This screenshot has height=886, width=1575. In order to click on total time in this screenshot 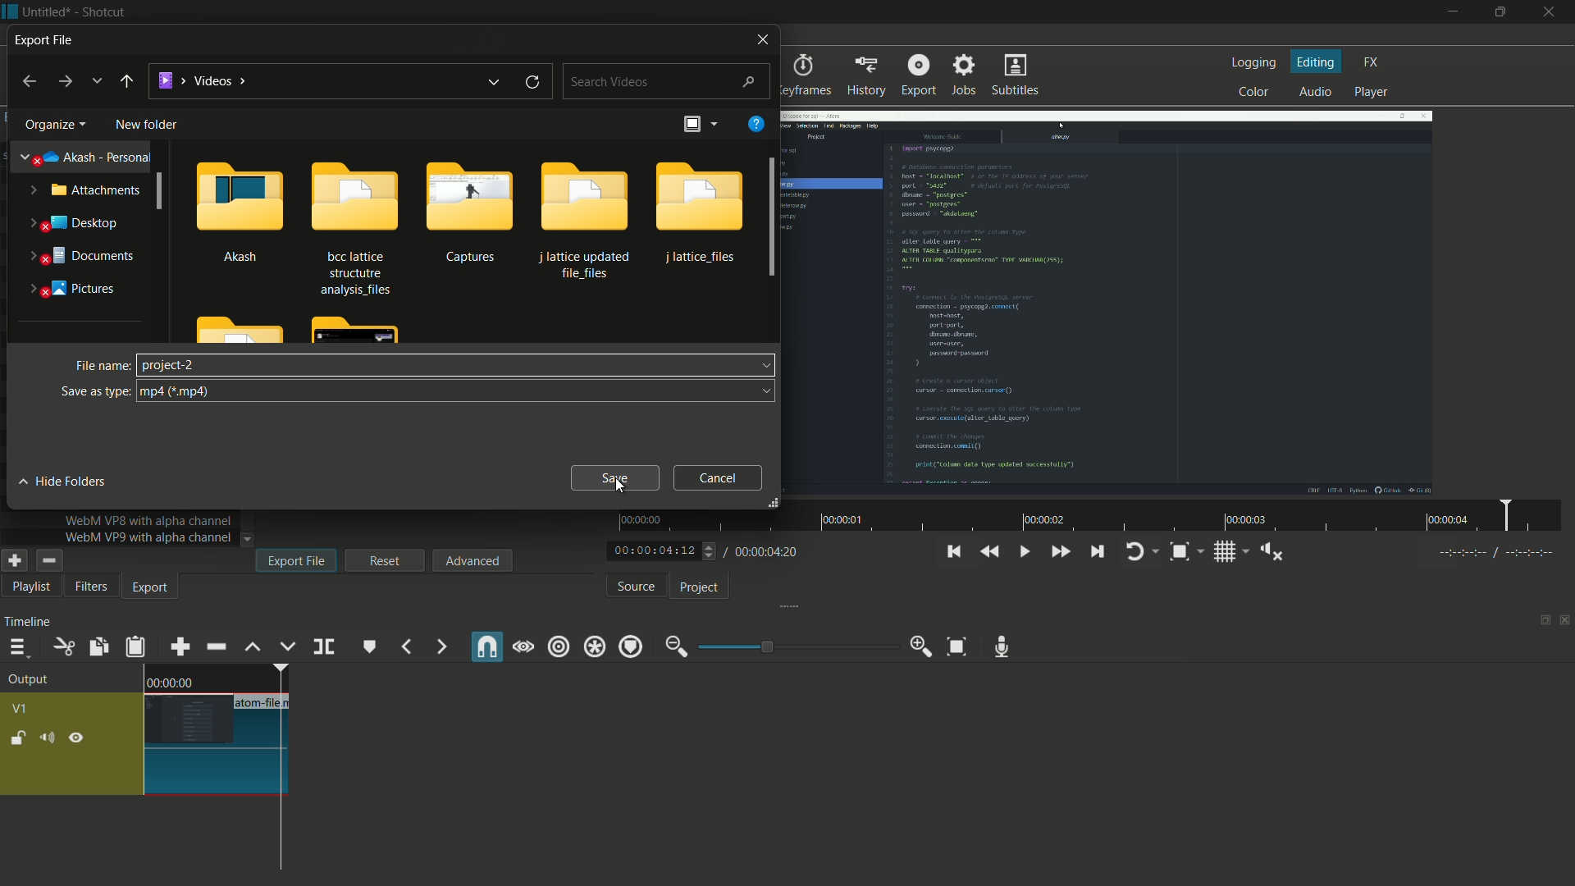, I will do `click(767, 551)`.